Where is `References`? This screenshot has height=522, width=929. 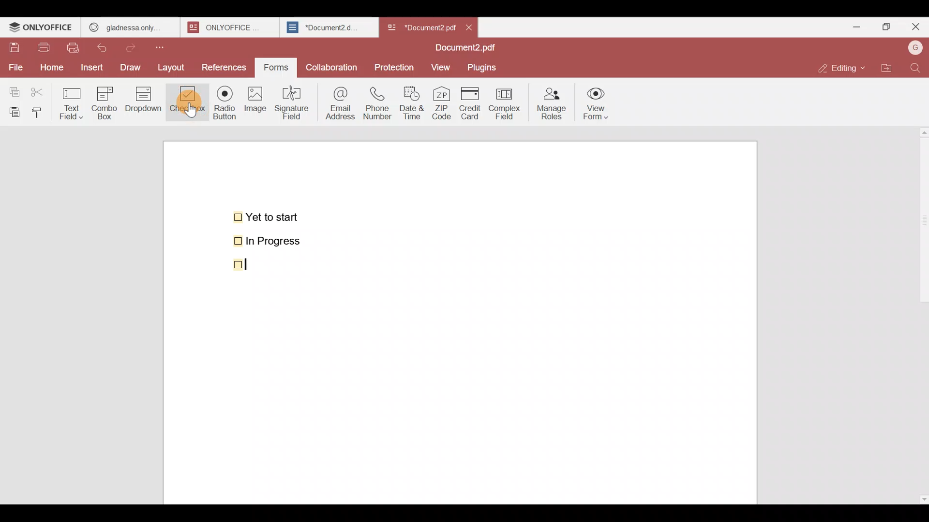
References is located at coordinates (224, 67).